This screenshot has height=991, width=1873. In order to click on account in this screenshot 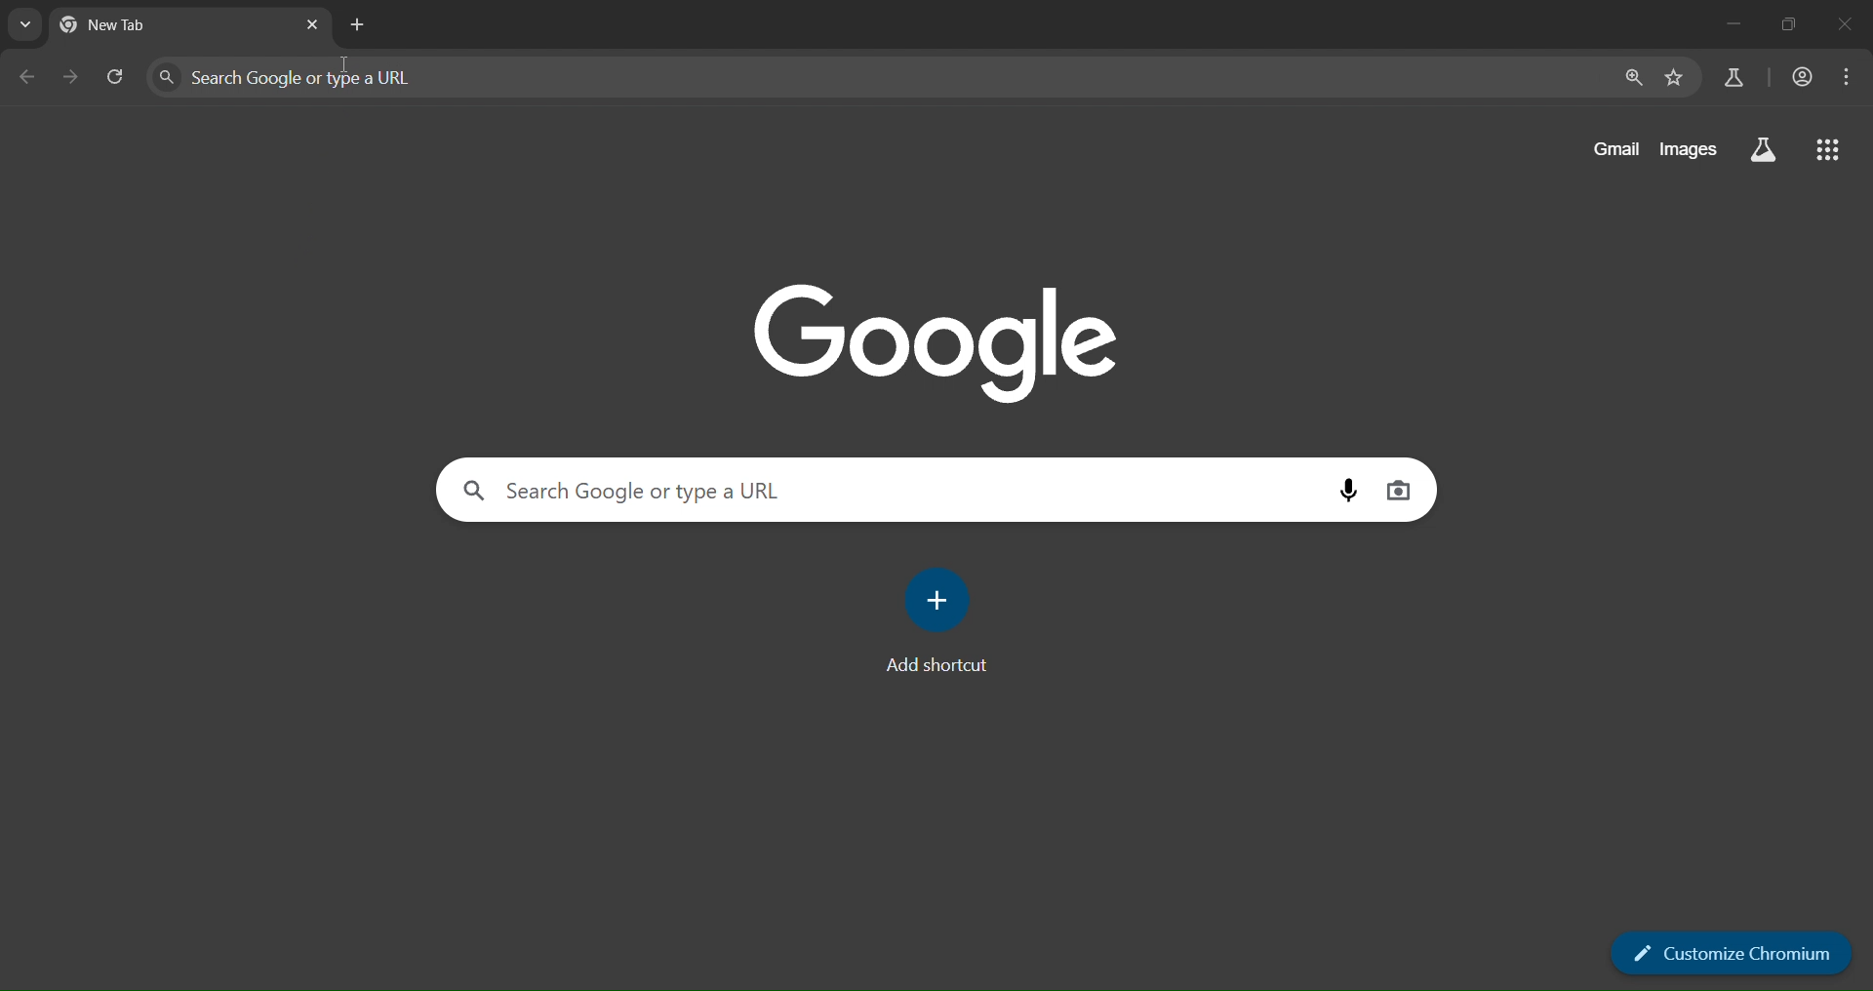, I will do `click(1804, 77)`.